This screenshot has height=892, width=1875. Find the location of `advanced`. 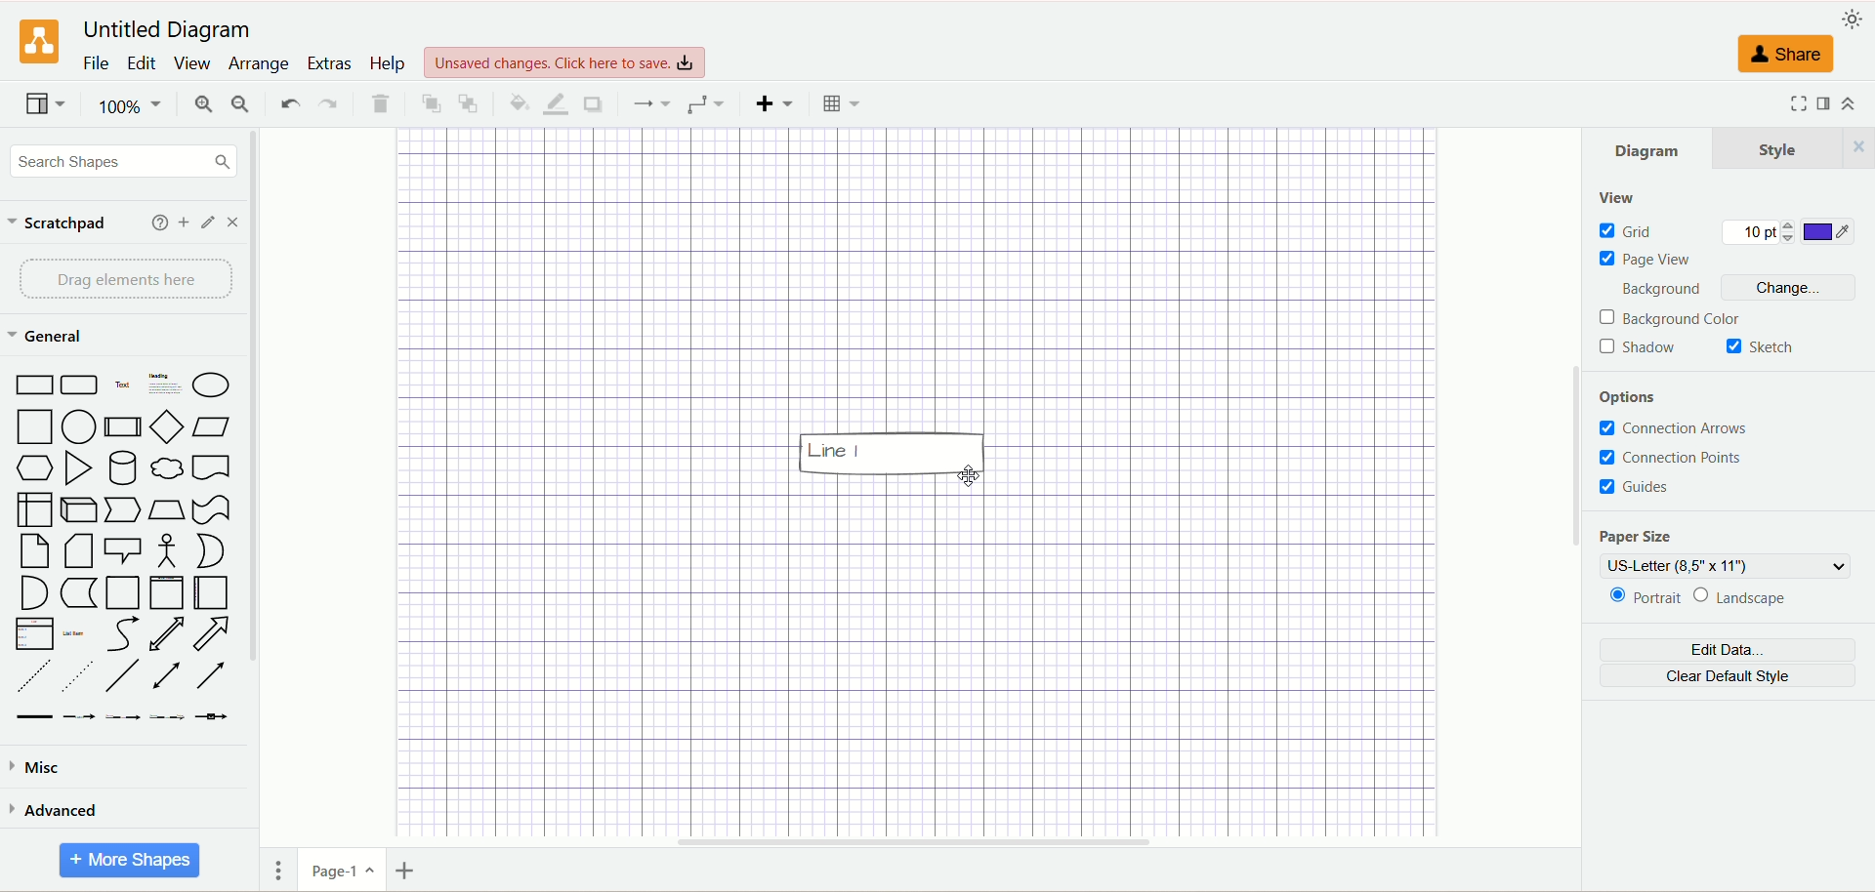

advanced is located at coordinates (60, 808).